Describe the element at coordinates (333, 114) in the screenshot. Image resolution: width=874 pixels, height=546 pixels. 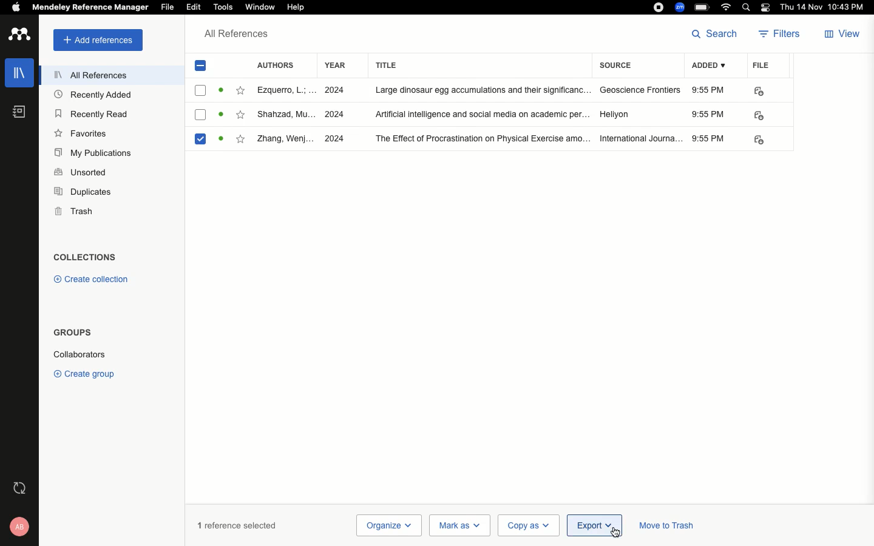
I see `2024` at that location.